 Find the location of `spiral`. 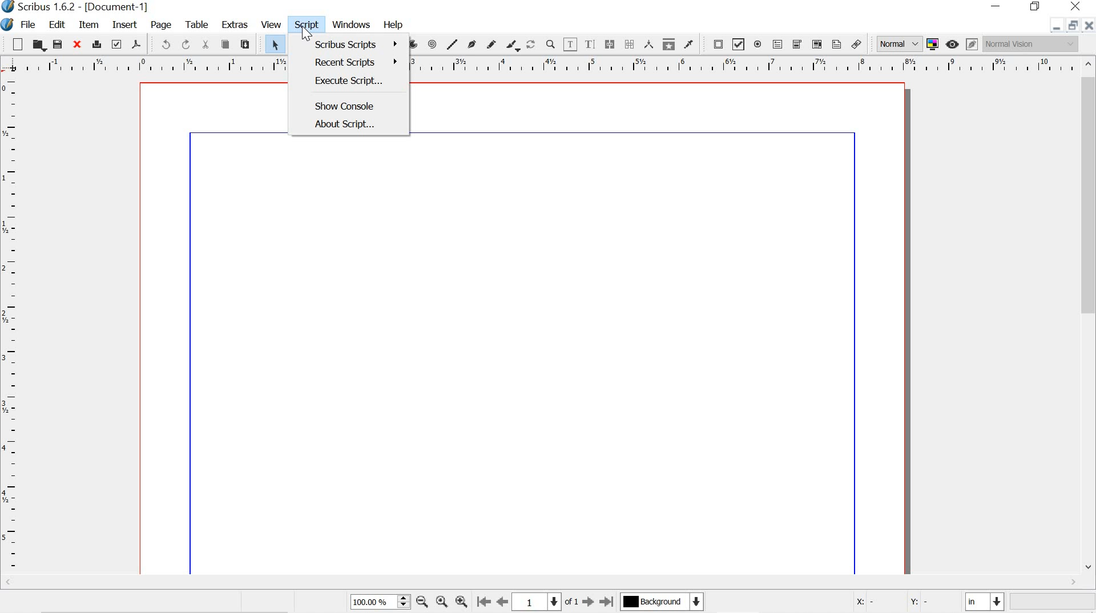

spiral is located at coordinates (432, 44).